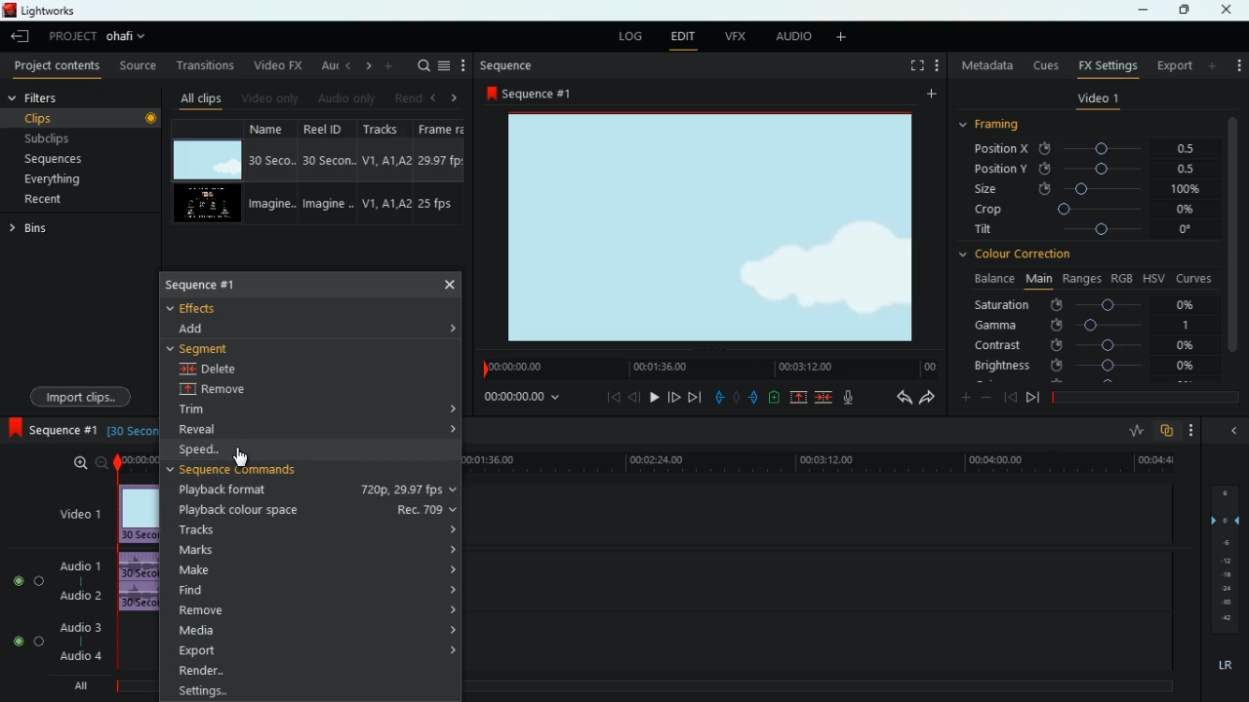 This screenshot has width=1249, height=702. What do you see at coordinates (1153, 278) in the screenshot?
I see `hsv` at bounding box center [1153, 278].